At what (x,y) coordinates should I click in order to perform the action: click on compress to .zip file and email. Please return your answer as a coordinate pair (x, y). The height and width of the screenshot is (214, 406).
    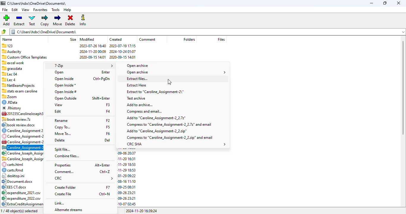
    Looking at the image, I should click on (170, 138).